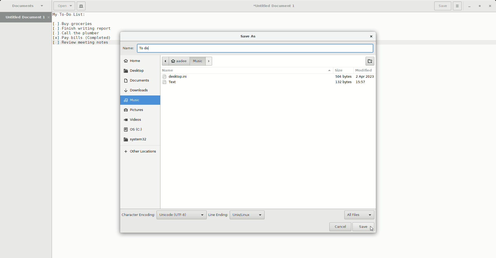 This screenshot has height=258, width=496. I want to click on Character encoding, so click(137, 215).